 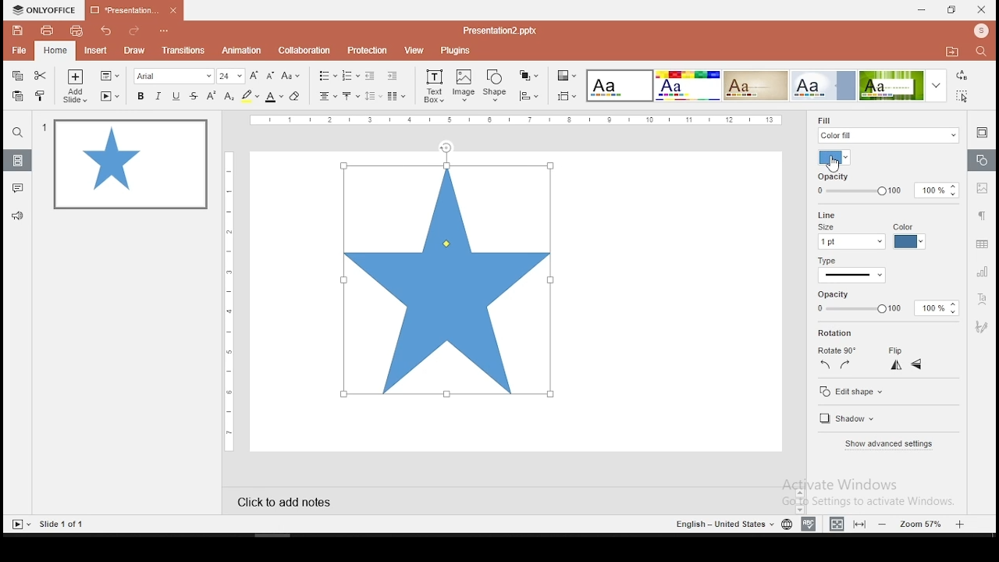 What do you see at coordinates (229, 96) in the screenshot?
I see `subscript` at bounding box center [229, 96].